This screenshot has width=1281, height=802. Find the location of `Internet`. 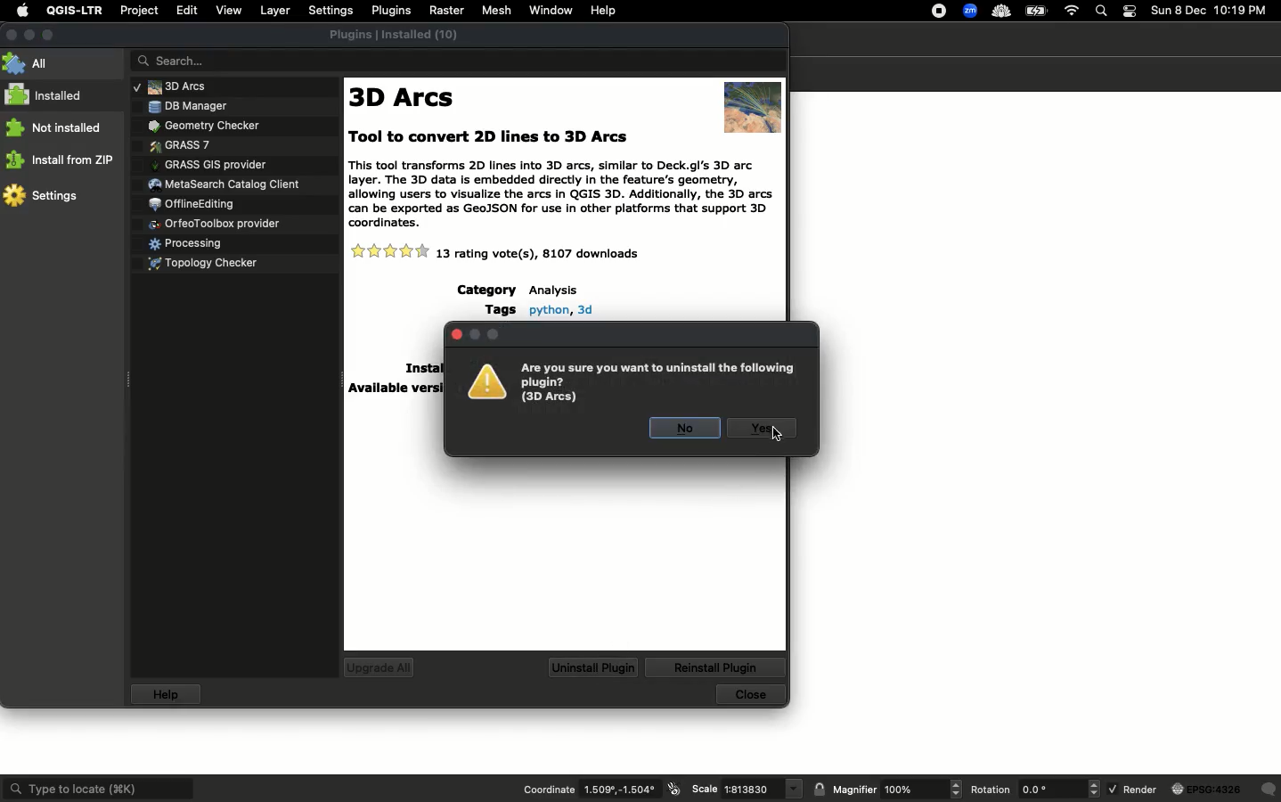

Internet is located at coordinates (1073, 11).